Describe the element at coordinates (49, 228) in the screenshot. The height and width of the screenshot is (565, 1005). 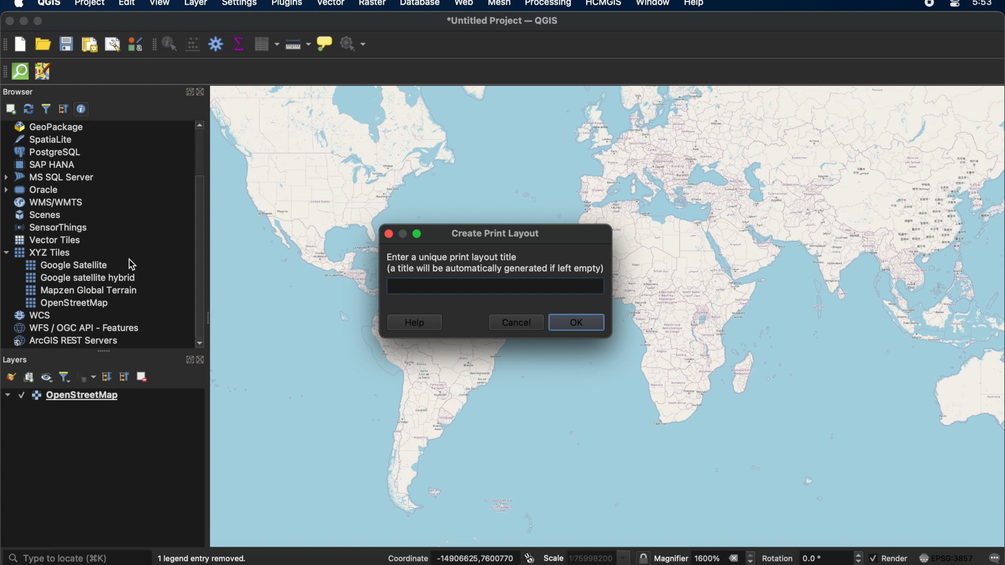
I see `sensor things` at that location.